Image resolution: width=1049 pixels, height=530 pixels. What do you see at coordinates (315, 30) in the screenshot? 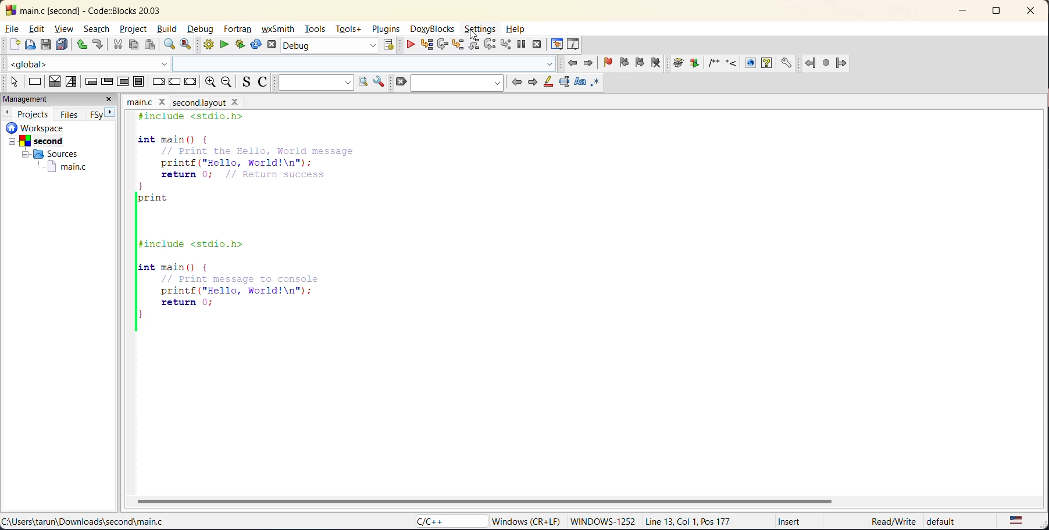
I see `tools` at bounding box center [315, 30].